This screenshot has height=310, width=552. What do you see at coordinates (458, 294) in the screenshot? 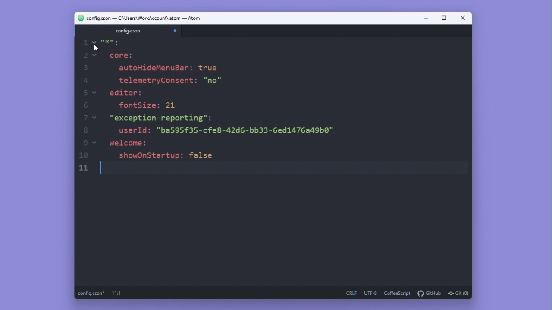
I see `git (0)` at bounding box center [458, 294].